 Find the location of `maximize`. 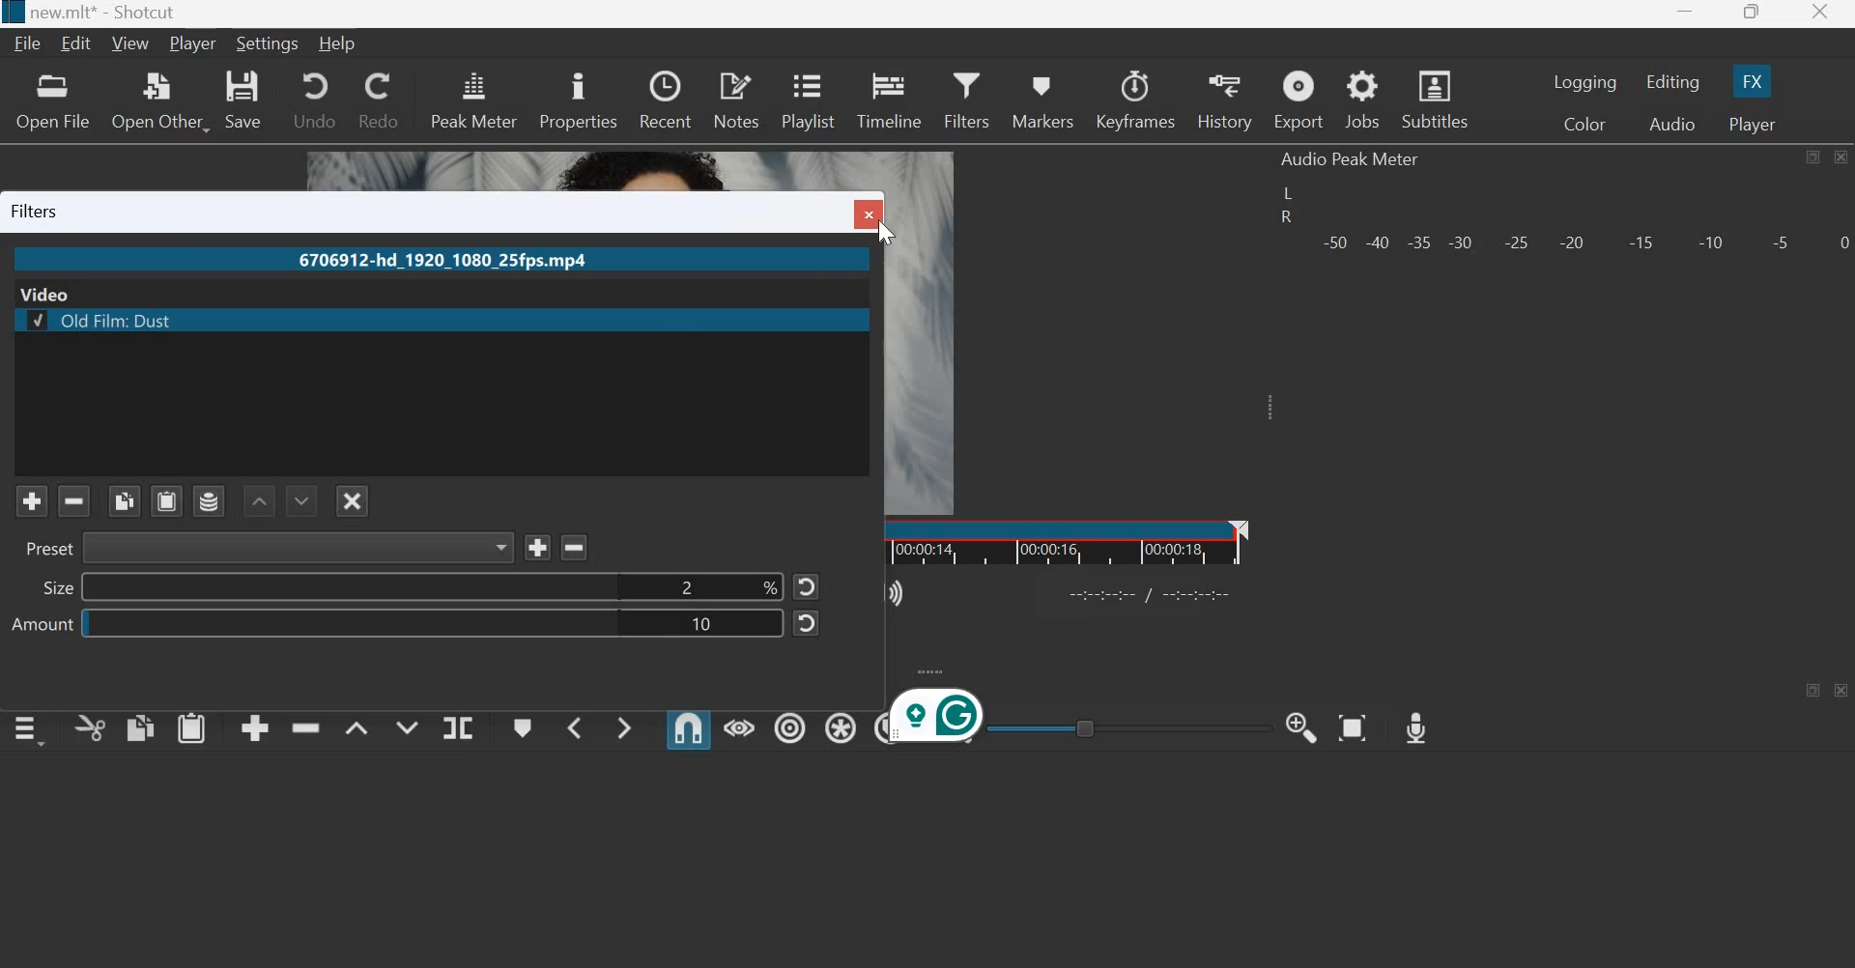

maximize is located at coordinates (1815, 690).